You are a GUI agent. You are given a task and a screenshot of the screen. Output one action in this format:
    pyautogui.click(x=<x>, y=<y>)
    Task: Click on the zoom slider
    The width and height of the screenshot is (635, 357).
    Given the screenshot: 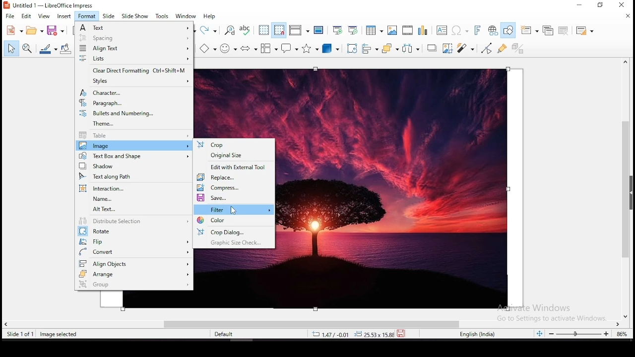 What is the action you would take?
    pyautogui.click(x=579, y=334)
    